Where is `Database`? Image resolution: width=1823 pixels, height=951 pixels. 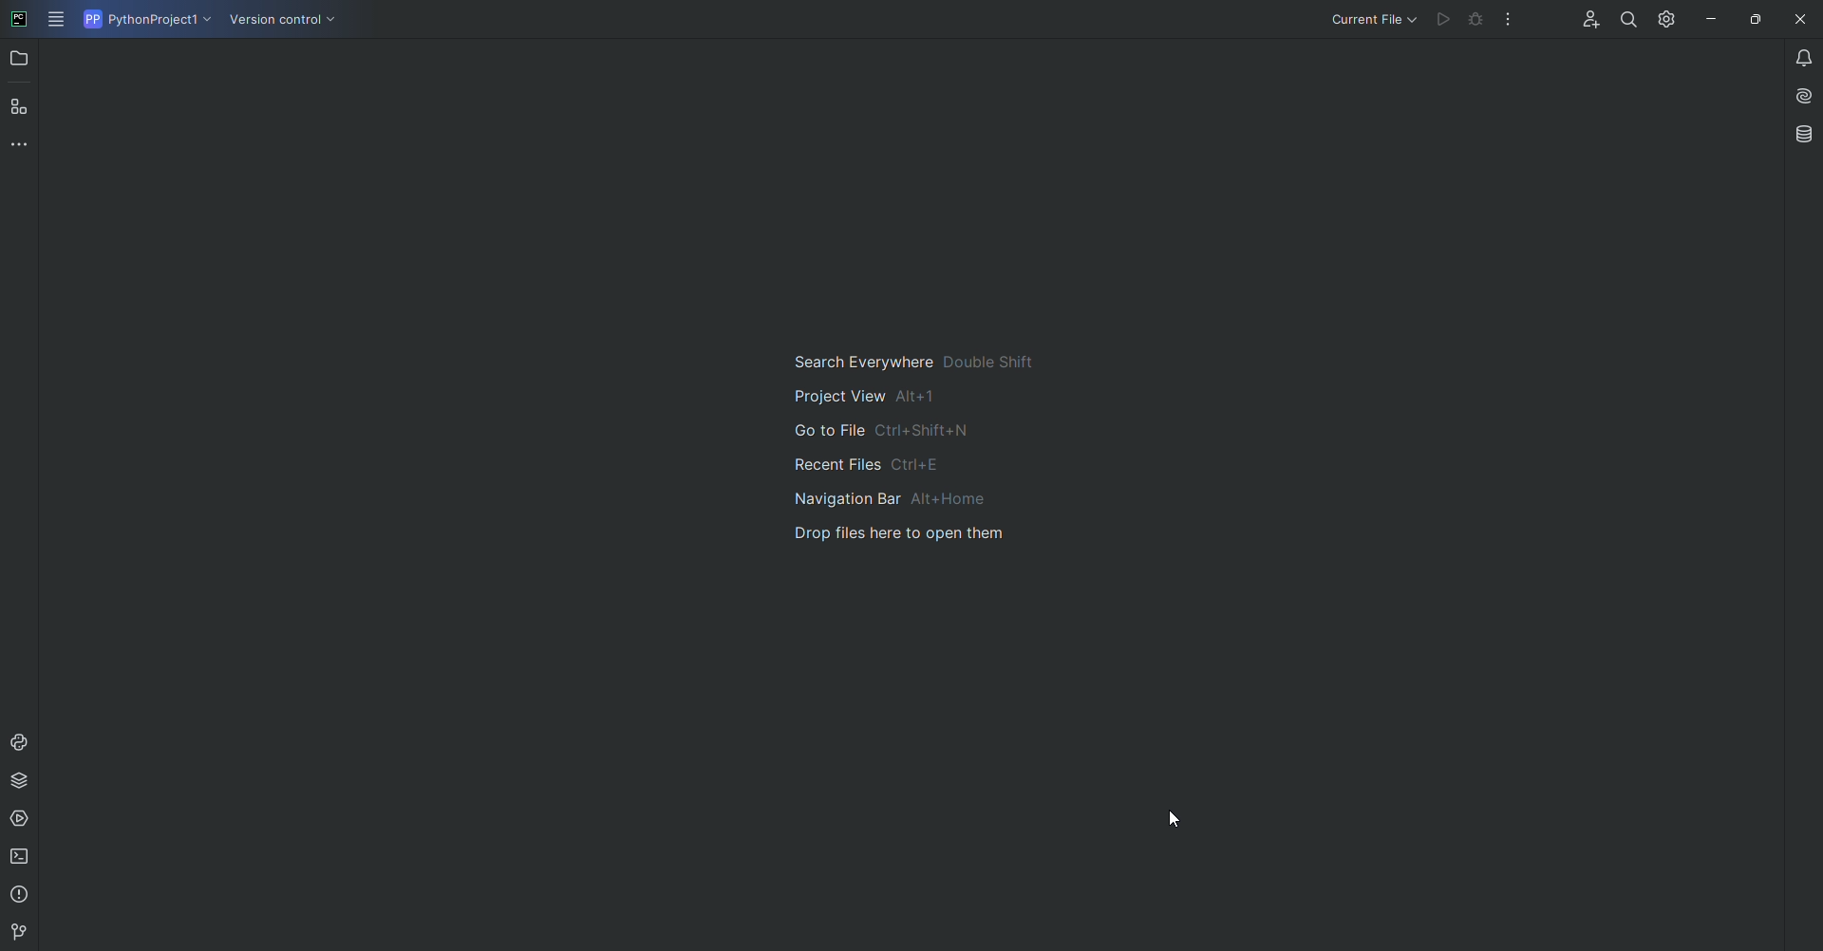 Database is located at coordinates (1802, 134).